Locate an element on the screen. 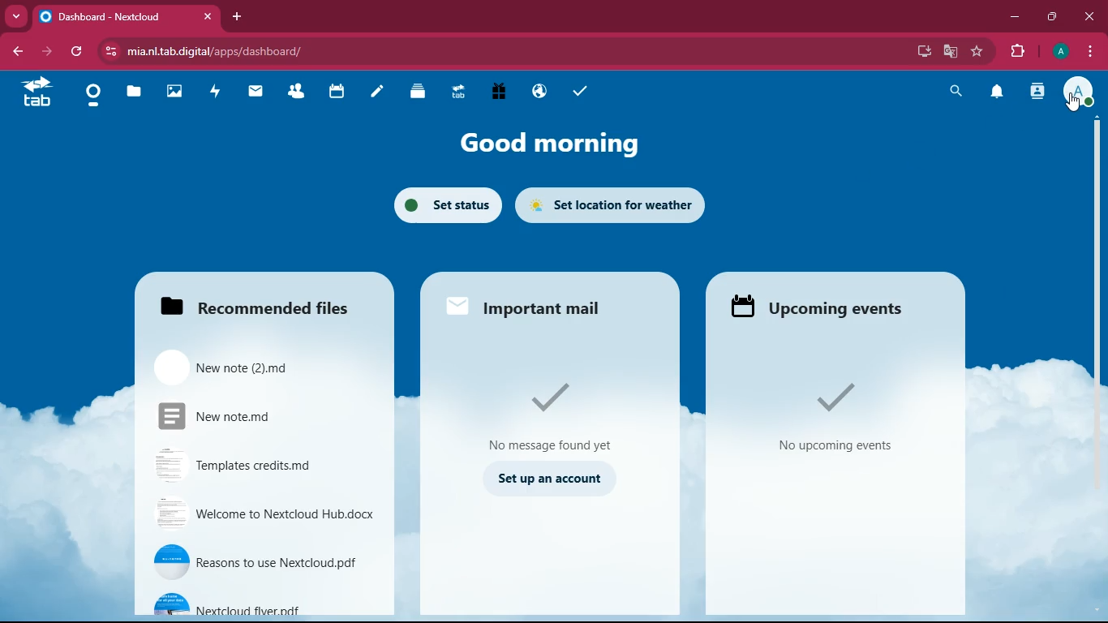  extensions is located at coordinates (1018, 54).